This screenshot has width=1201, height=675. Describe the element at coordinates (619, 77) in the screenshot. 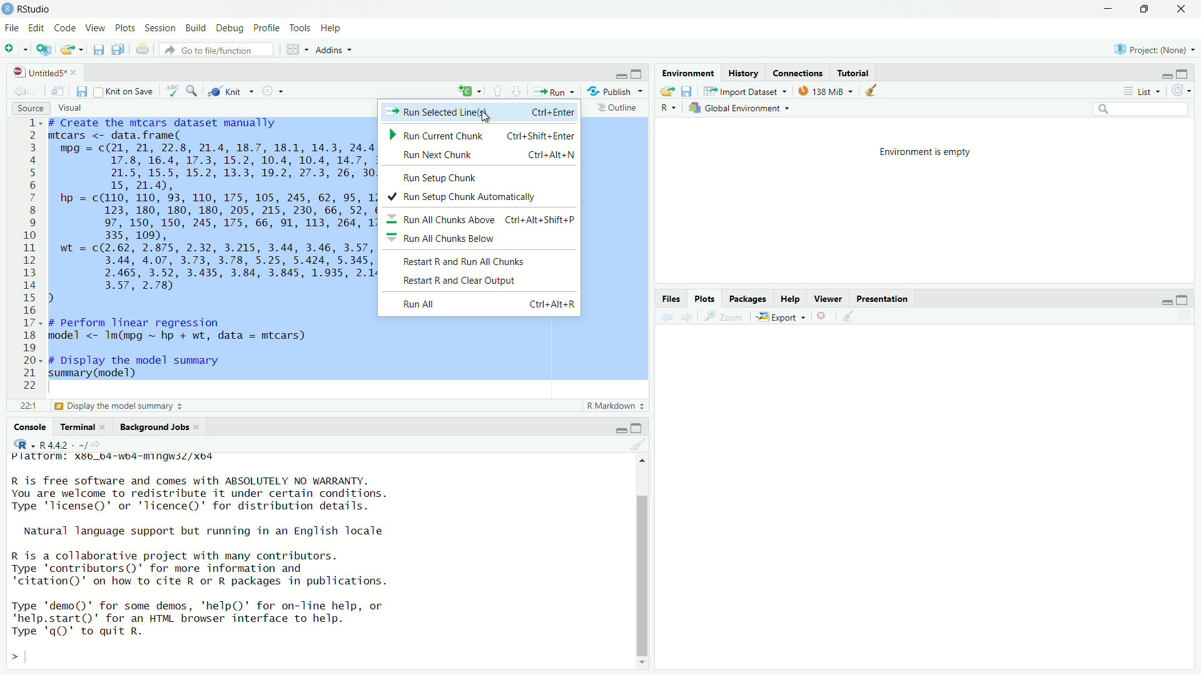

I see `minimize` at that location.